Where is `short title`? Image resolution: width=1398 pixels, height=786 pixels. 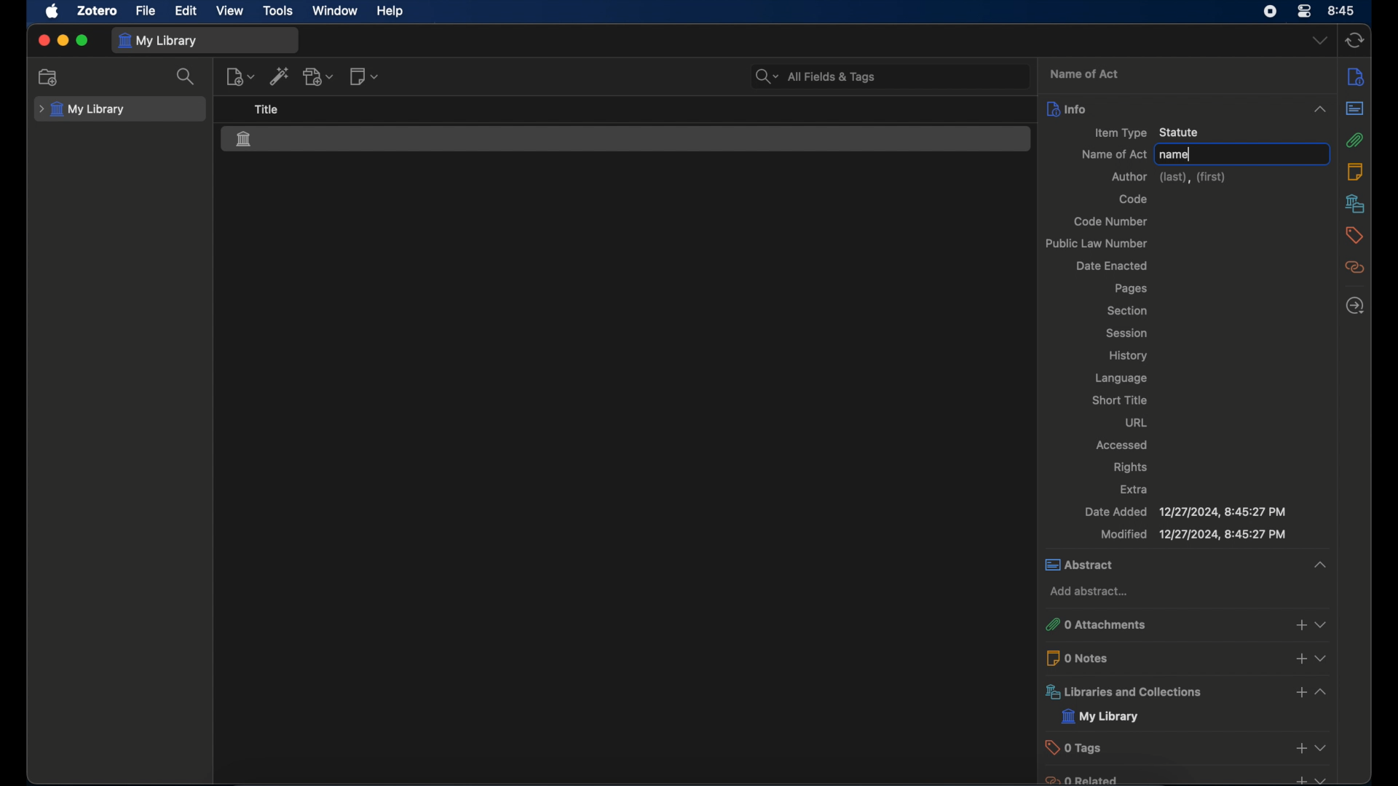 short title is located at coordinates (1123, 400).